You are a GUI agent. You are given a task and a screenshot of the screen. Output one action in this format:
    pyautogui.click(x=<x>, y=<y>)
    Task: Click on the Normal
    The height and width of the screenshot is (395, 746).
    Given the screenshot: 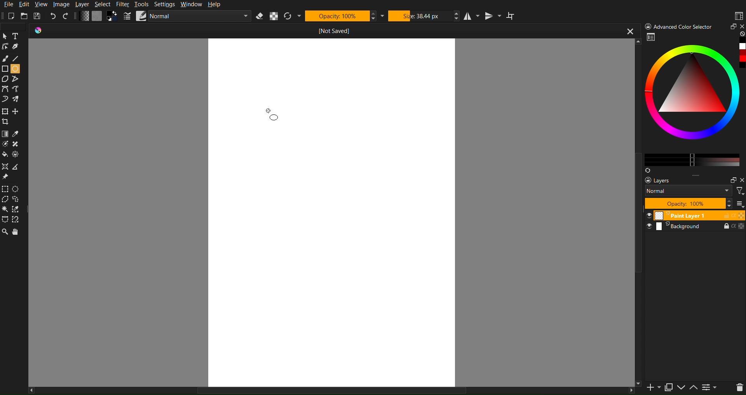 What is the action you would take?
    pyautogui.click(x=689, y=191)
    